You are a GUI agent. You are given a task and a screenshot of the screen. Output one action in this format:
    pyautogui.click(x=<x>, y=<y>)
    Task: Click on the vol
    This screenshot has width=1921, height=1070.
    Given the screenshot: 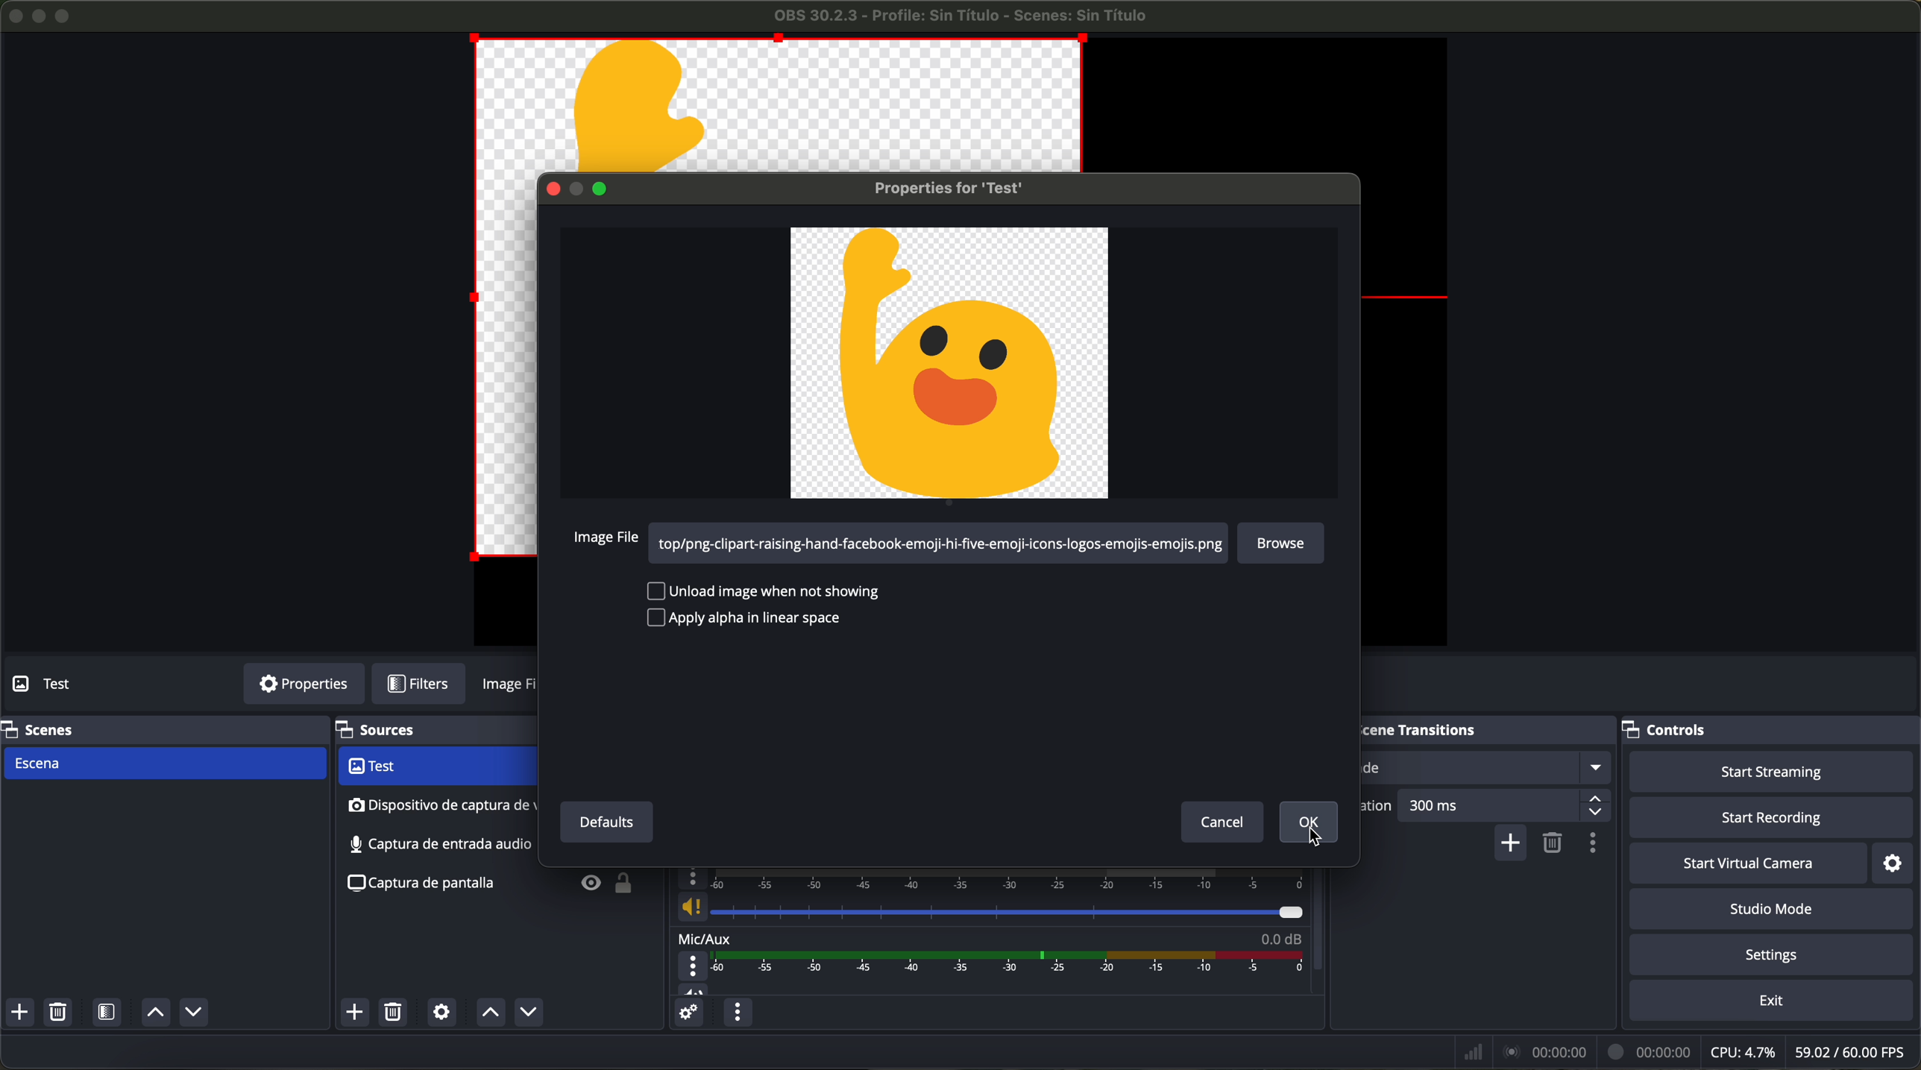 What is the action you would take?
    pyautogui.click(x=694, y=989)
    